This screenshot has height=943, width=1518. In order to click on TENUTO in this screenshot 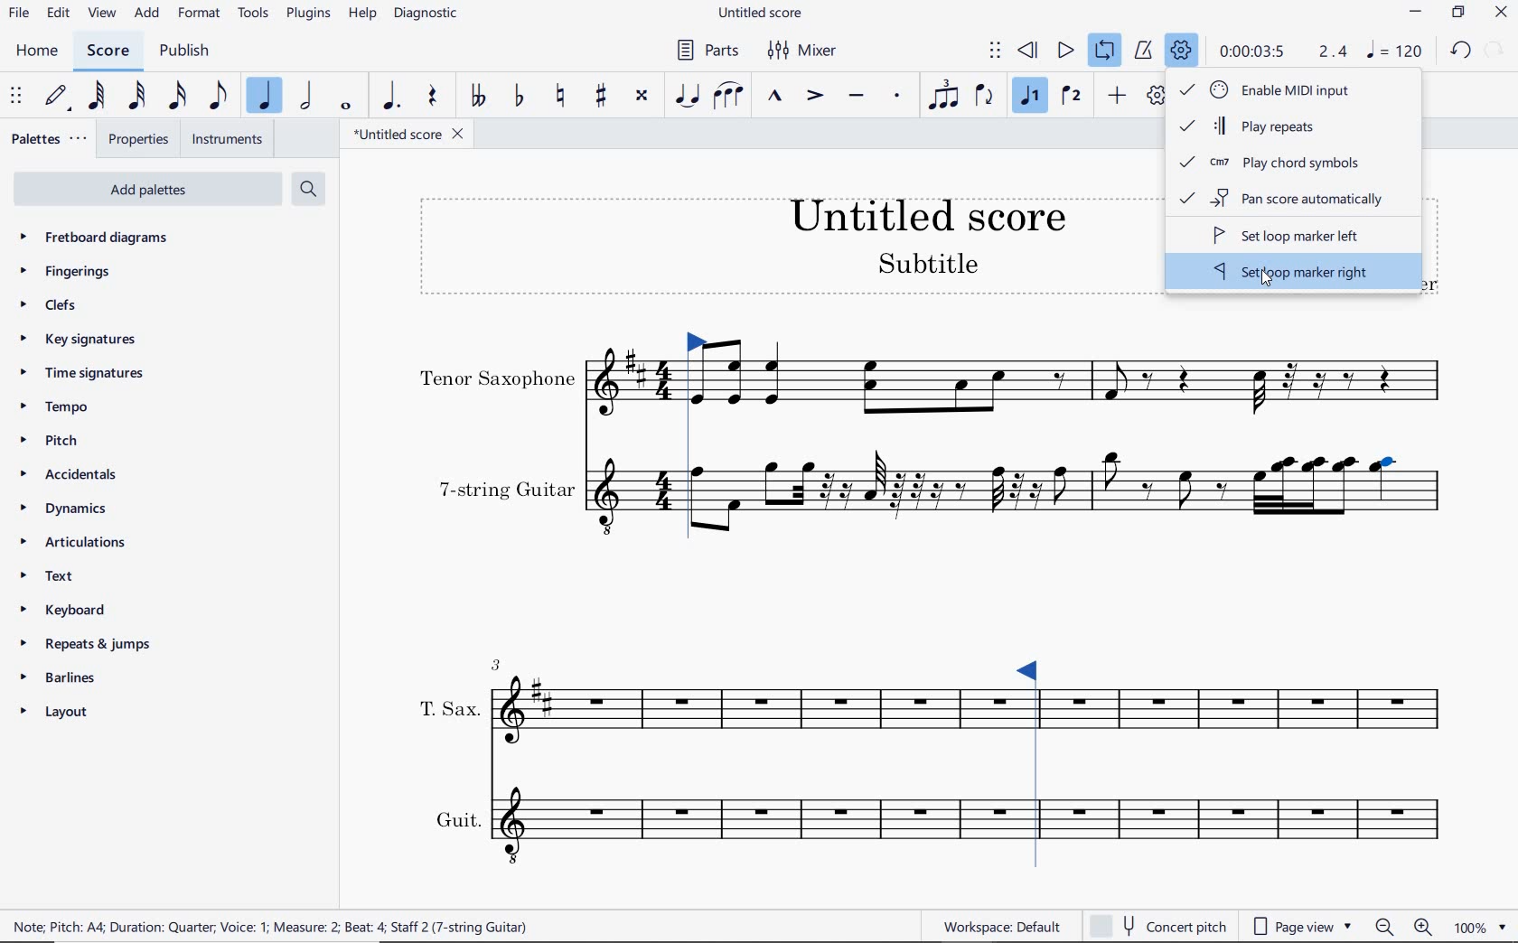, I will do `click(856, 98)`.